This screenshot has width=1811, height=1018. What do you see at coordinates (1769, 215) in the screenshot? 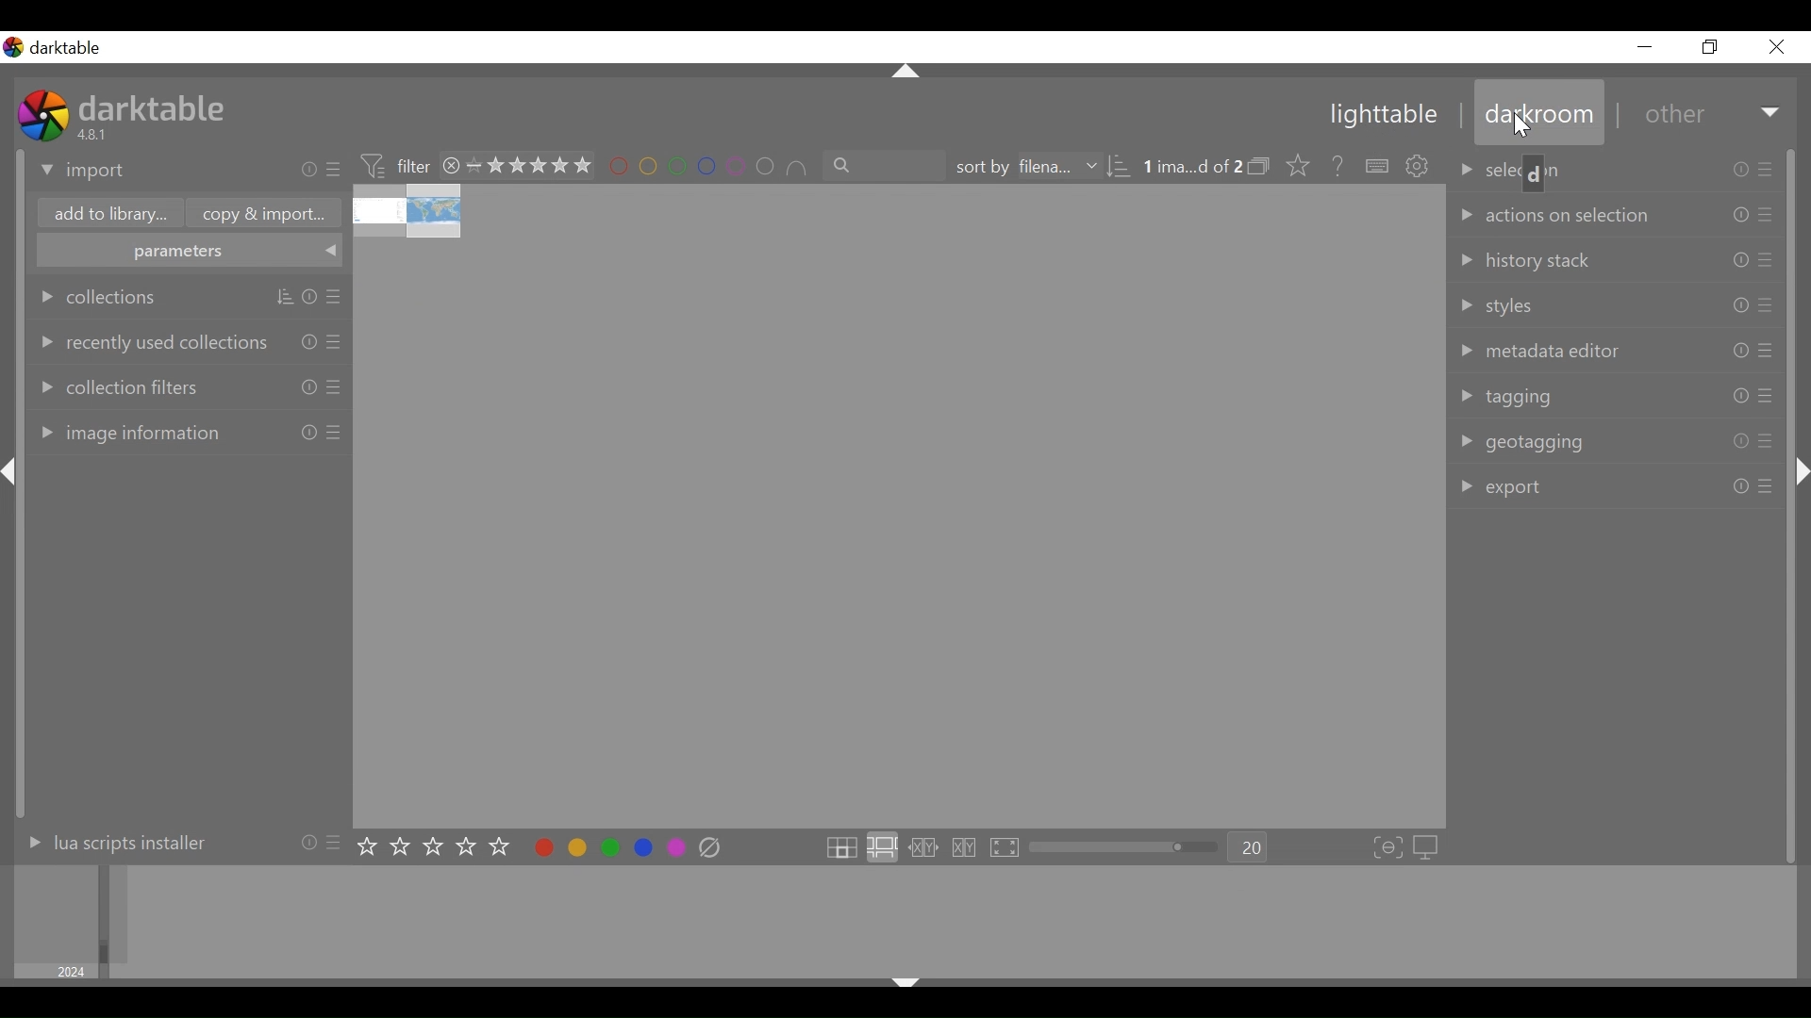
I see `` at bounding box center [1769, 215].